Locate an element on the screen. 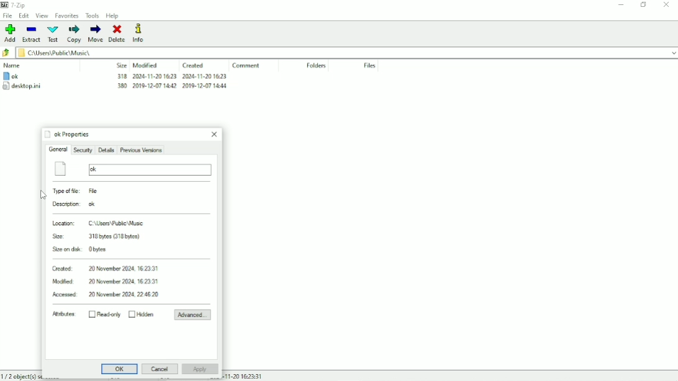  Created is located at coordinates (194, 65).